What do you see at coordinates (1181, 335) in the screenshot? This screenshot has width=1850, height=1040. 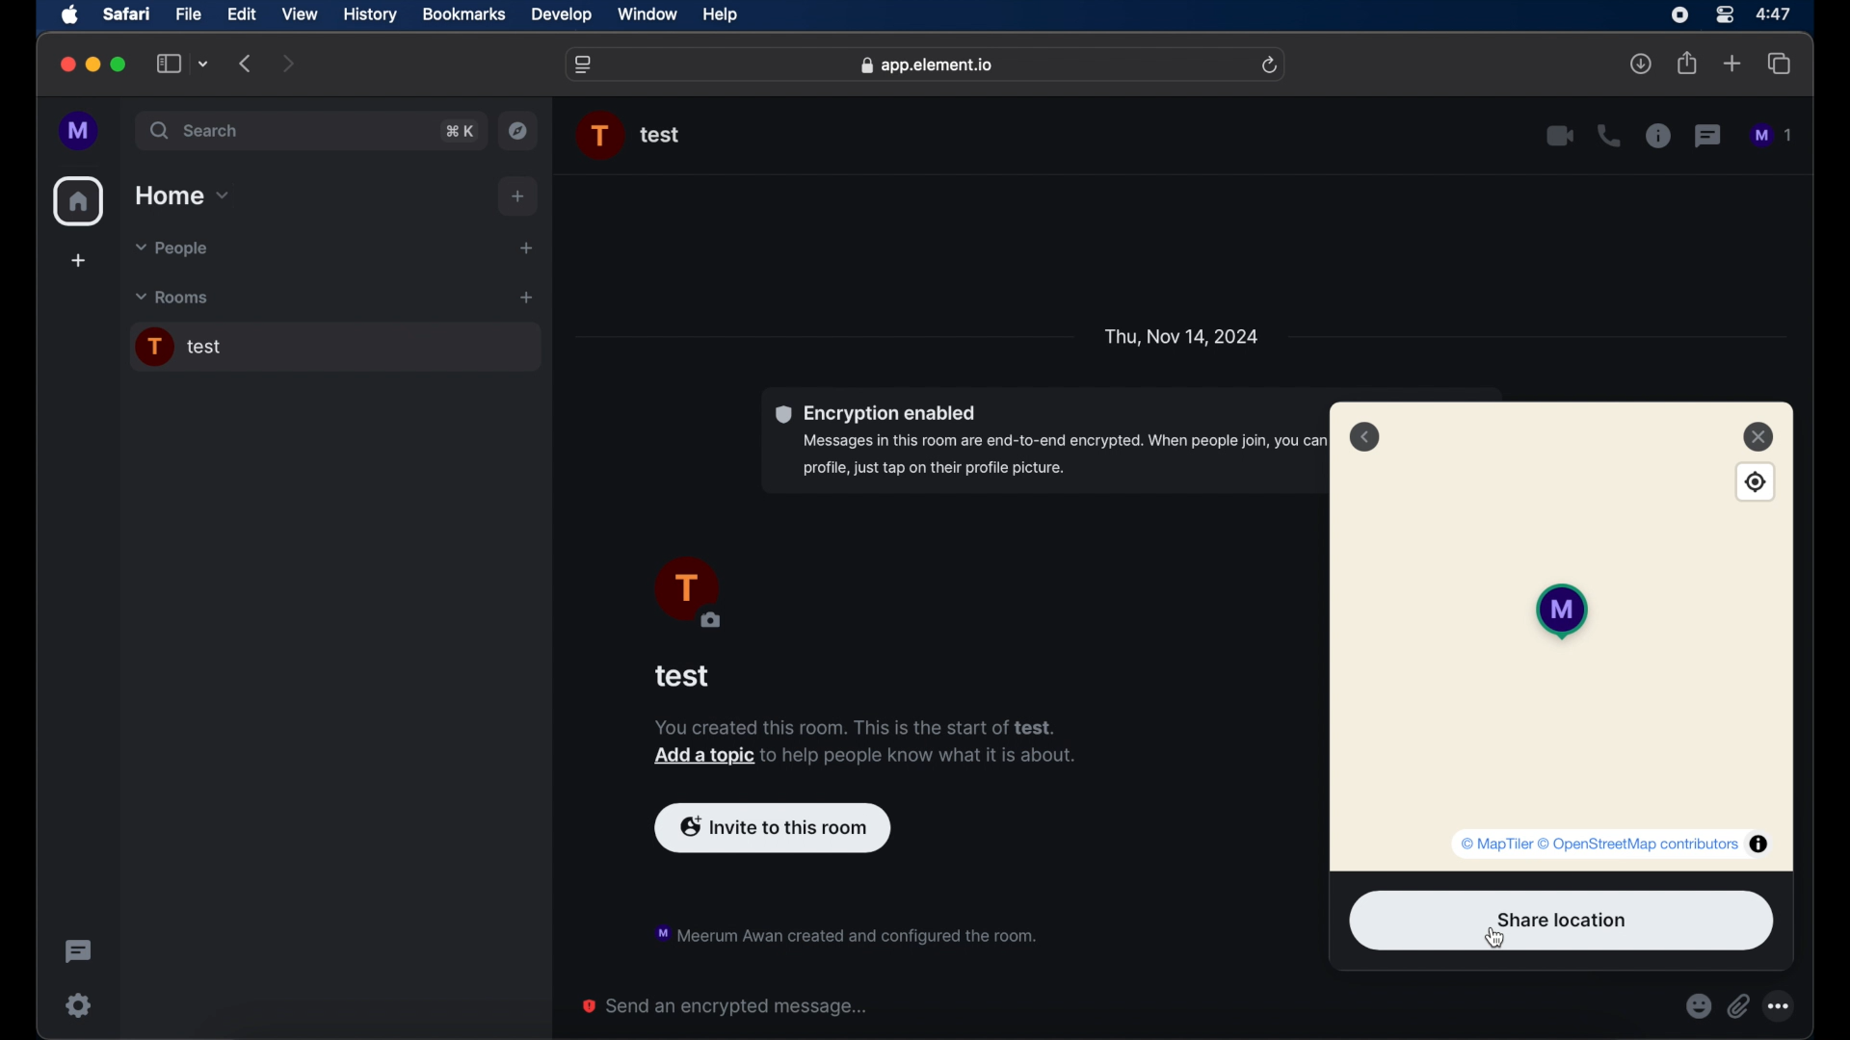 I see `date and day` at bounding box center [1181, 335].